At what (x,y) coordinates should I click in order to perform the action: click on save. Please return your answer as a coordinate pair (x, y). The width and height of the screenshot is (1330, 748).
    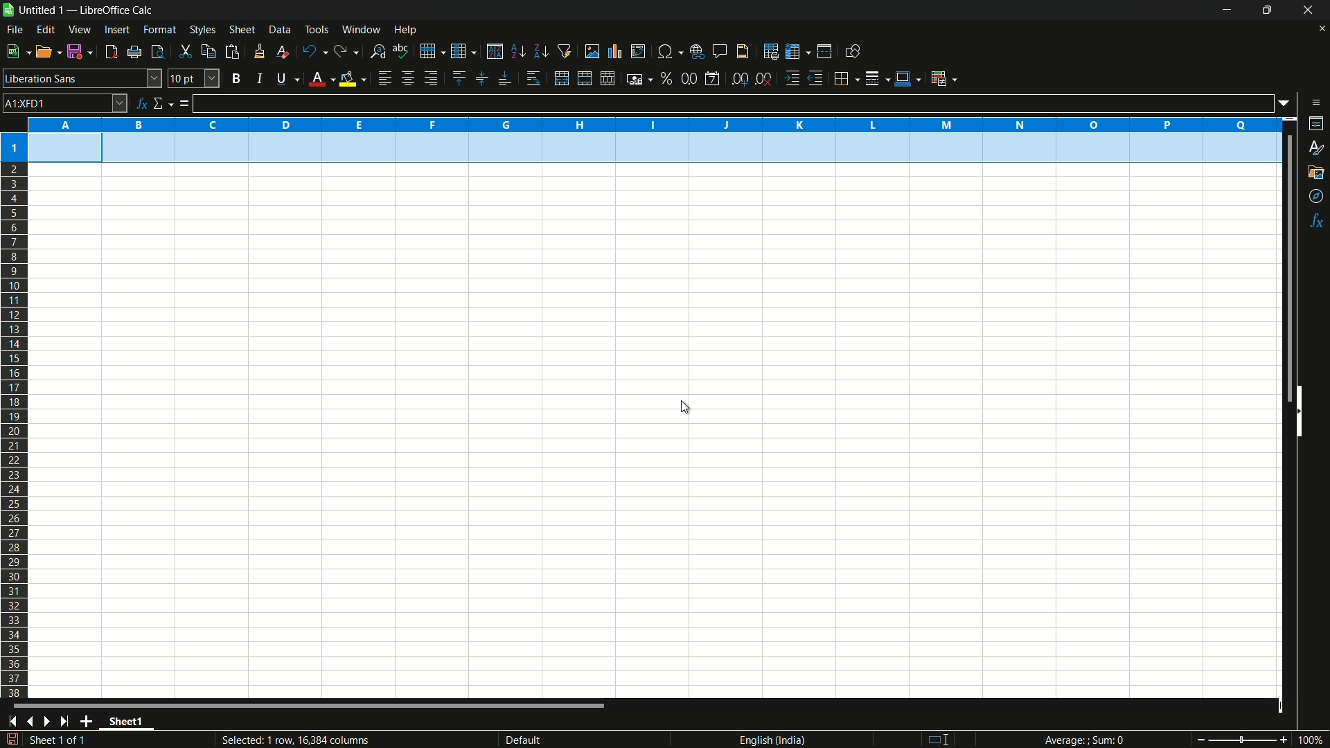
    Looking at the image, I should click on (12, 740).